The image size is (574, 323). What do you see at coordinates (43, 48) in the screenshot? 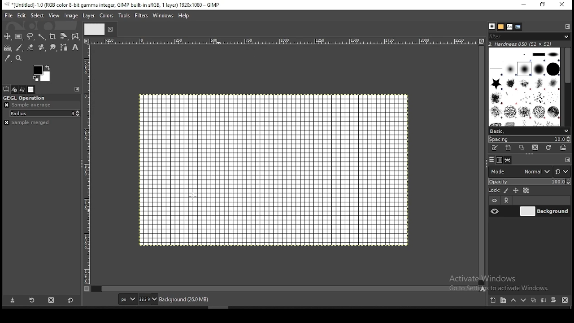
I see `eraser tool` at bounding box center [43, 48].